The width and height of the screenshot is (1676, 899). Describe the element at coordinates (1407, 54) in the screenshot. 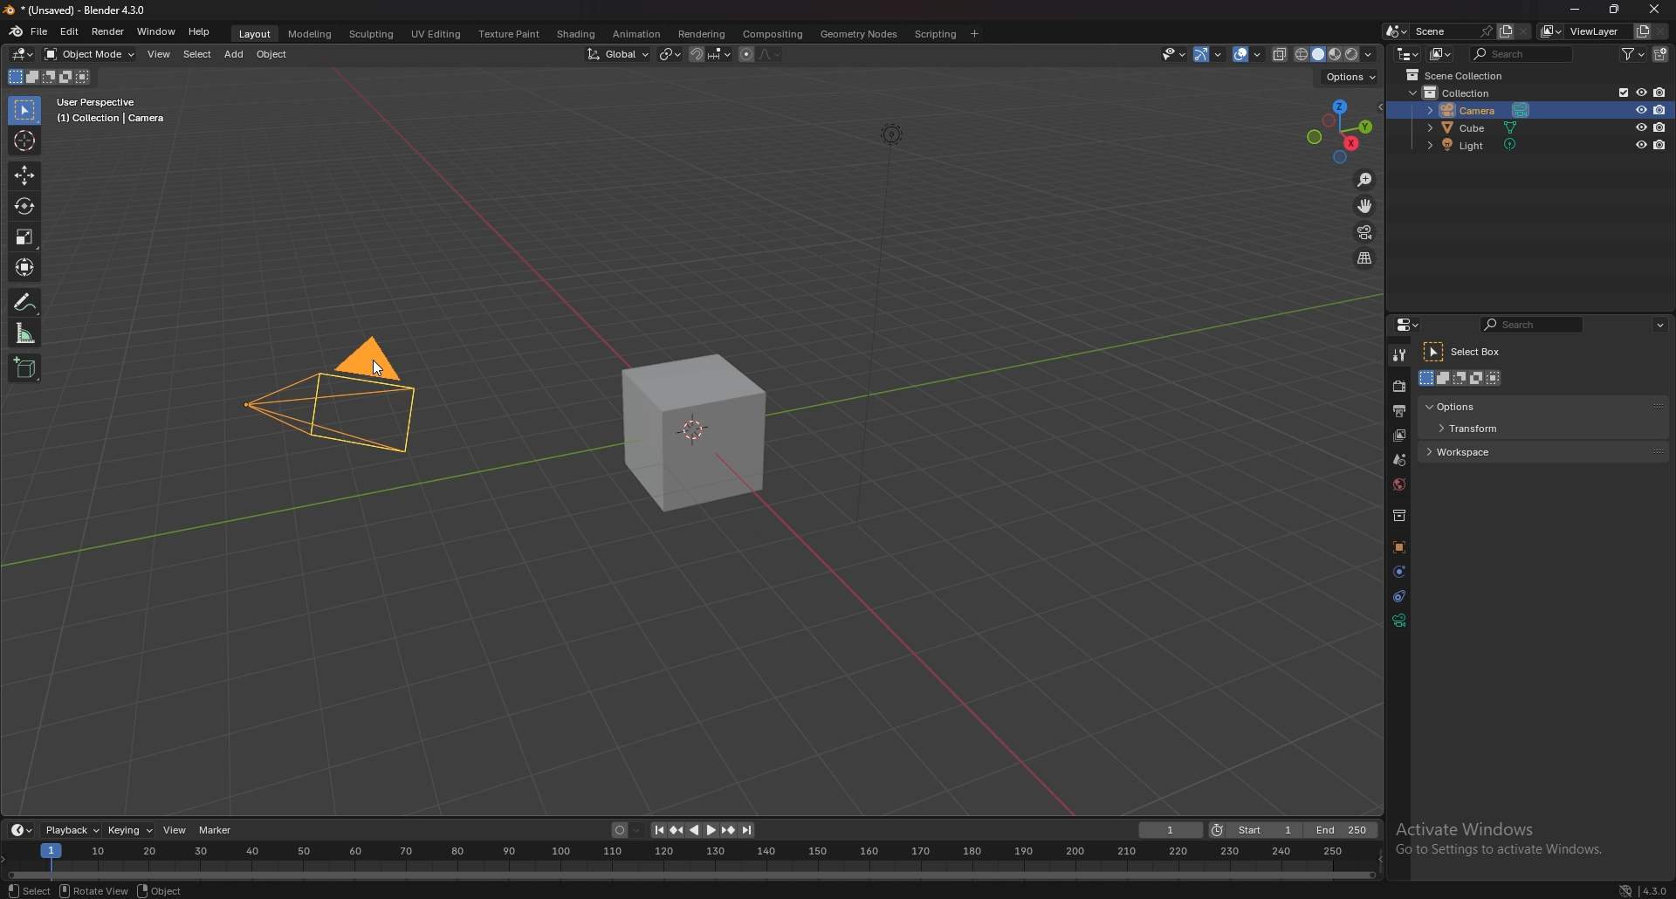

I see `editor type` at that location.